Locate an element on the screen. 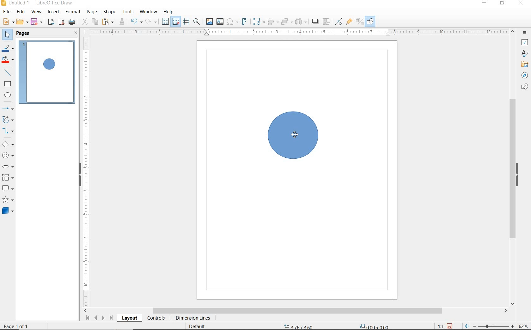  NEW is located at coordinates (9, 21).